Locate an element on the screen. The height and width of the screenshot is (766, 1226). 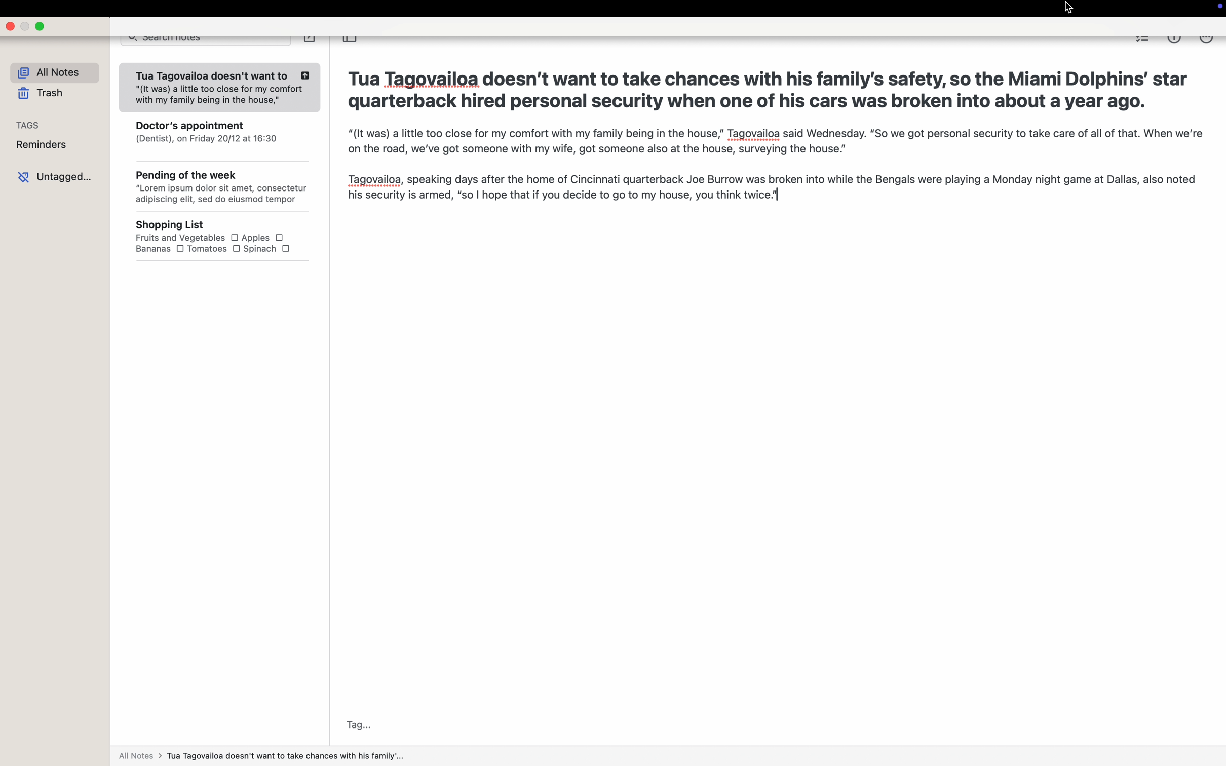
all notes is located at coordinates (51, 71).